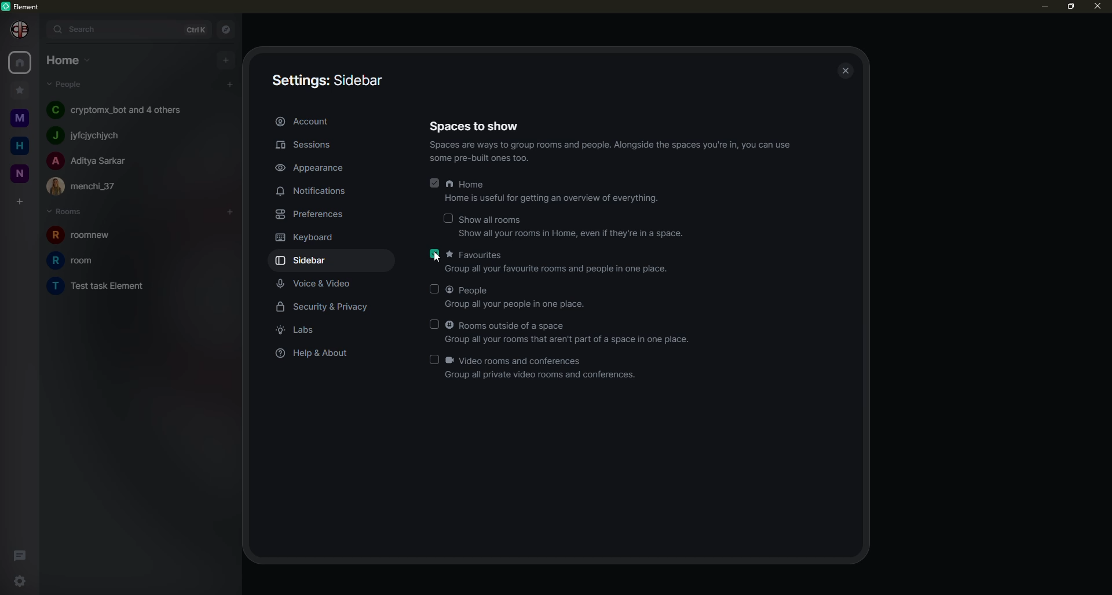  What do you see at coordinates (316, 169) in the screenshot?
I see `appearance` at bounding box center [316, 169].